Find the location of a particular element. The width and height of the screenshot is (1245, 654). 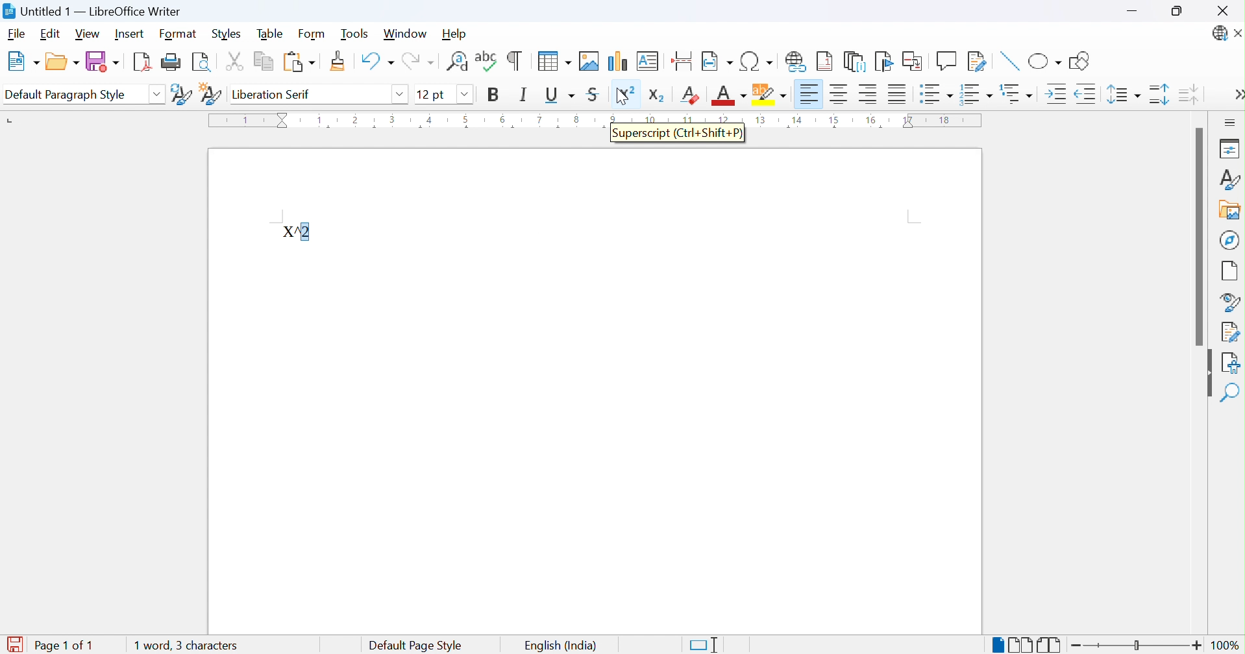

Sidebar settings is located at coordinates (1231, 124).